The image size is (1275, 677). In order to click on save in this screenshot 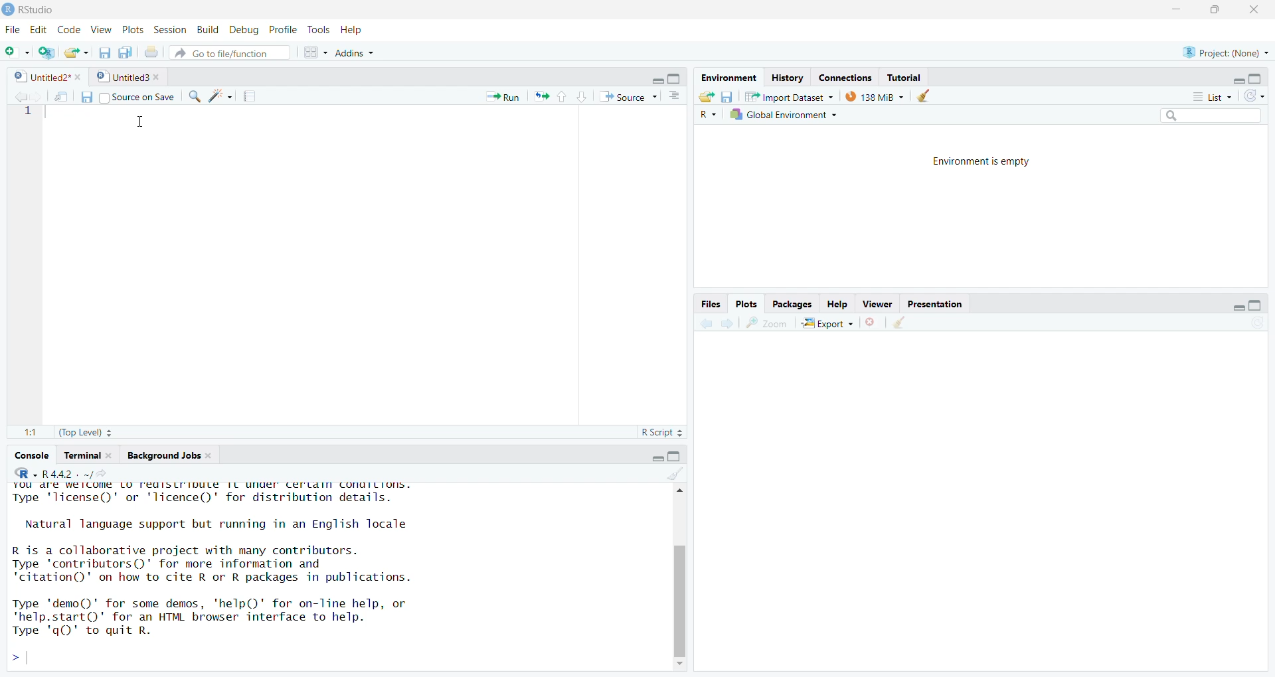, I will do `click(82, 97)`.